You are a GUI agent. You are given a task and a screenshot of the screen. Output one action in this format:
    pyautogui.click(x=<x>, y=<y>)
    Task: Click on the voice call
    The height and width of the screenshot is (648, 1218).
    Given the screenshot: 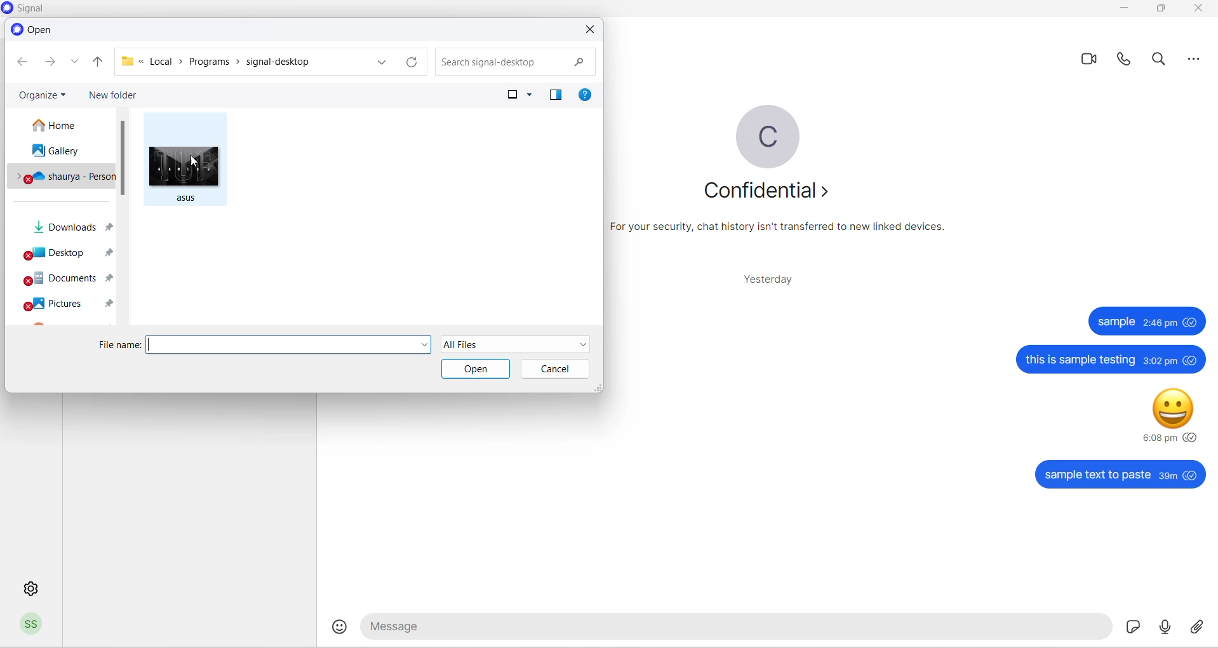 What is the action you would take?
    pyautogui.click(x=1127, y=62)
    